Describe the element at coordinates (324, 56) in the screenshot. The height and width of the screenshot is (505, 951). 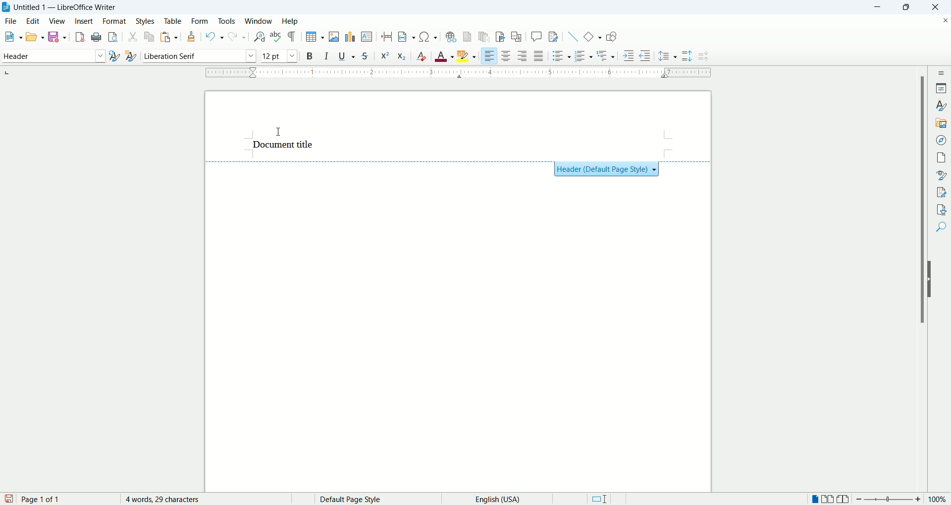
I see `italic` at that location.